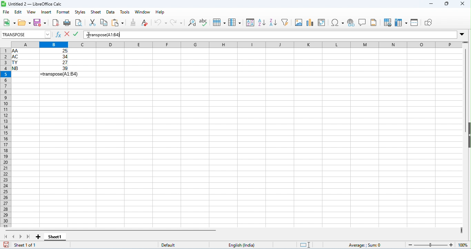 This screenshot has height=249, width=471. What do you see at coordinates (235, 22) in the screenshot?
I see `column` at bounding box center [235, 22].